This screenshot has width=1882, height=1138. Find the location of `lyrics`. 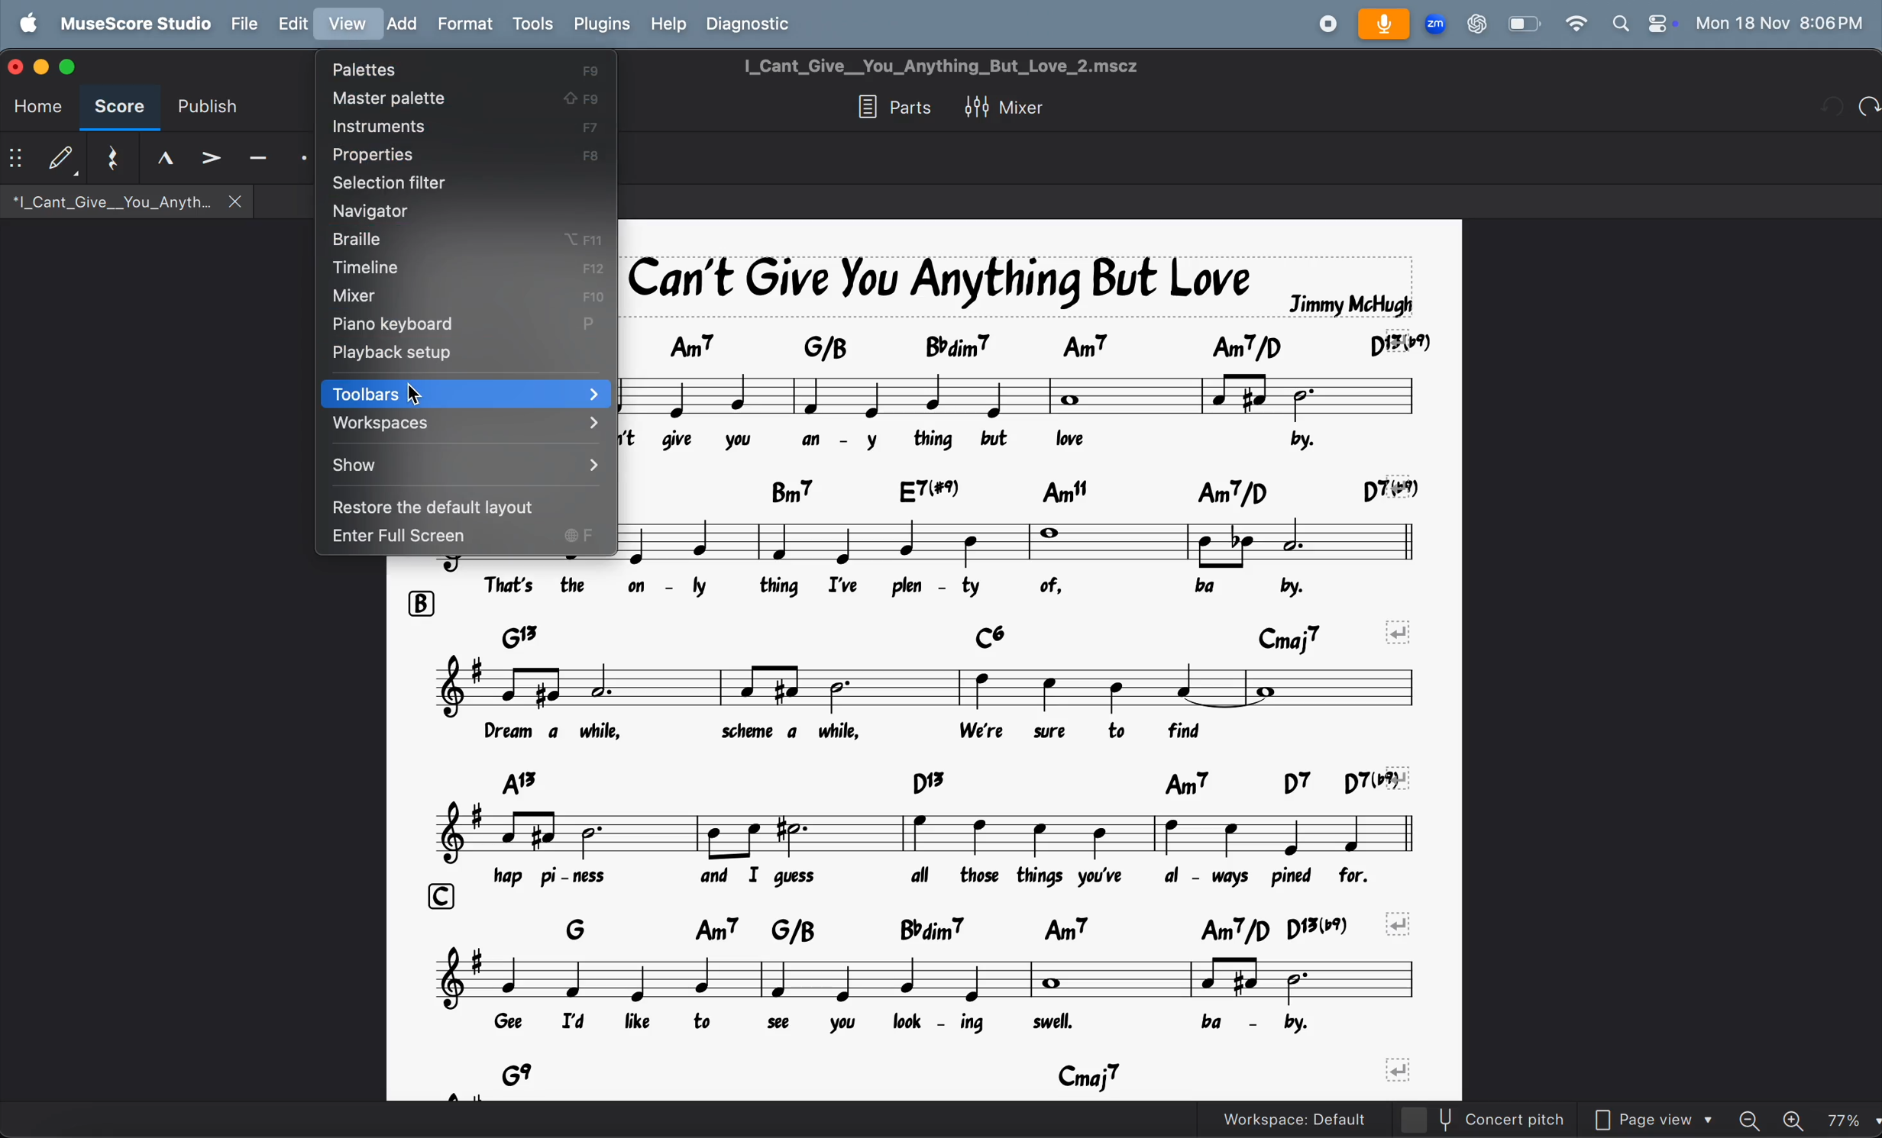

lyrics is located at coordinates (980, 440).